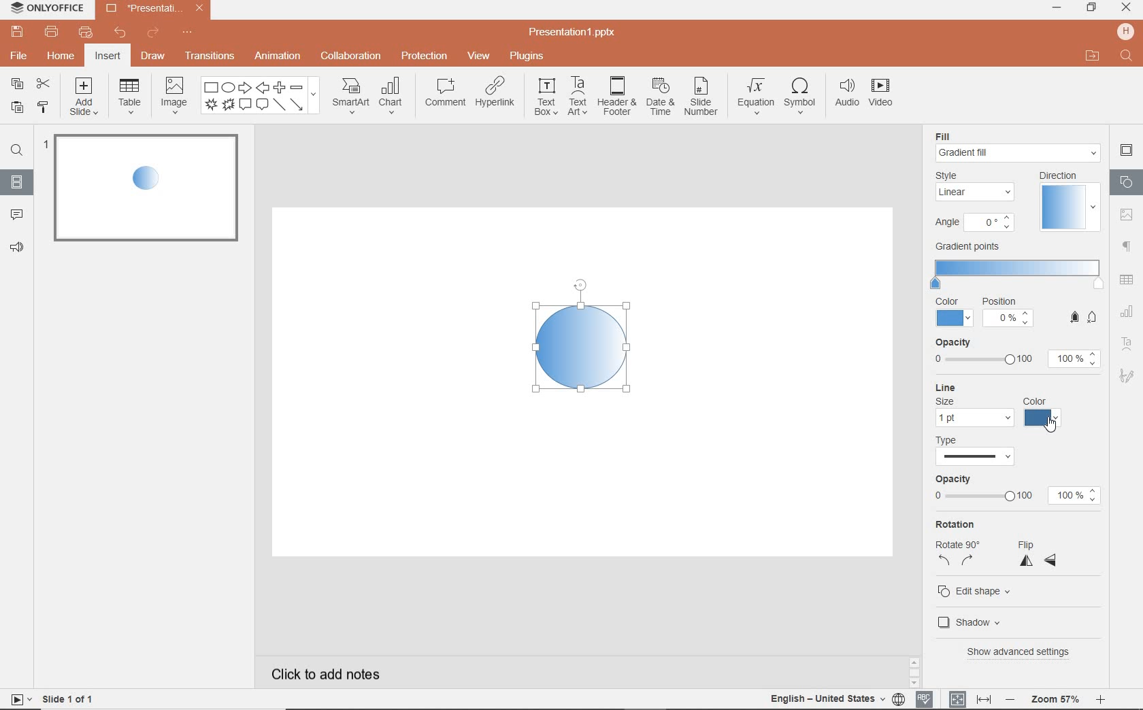  What do you see at coordinates (261, 96) in the screenshot?
I see `shapes` at bounding box center [261, 96].